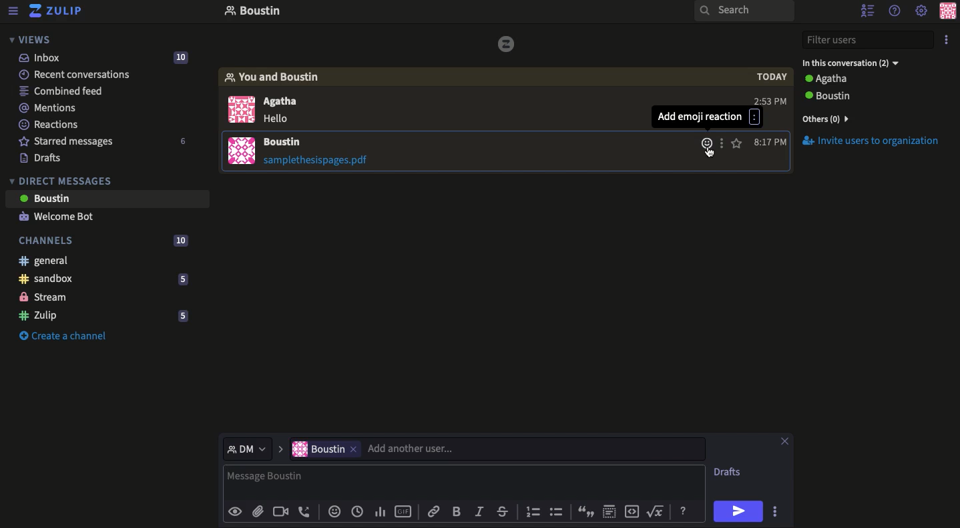  Describe the element at coordinates (106, 240) in the screenshot. I see `Channels` at that location.